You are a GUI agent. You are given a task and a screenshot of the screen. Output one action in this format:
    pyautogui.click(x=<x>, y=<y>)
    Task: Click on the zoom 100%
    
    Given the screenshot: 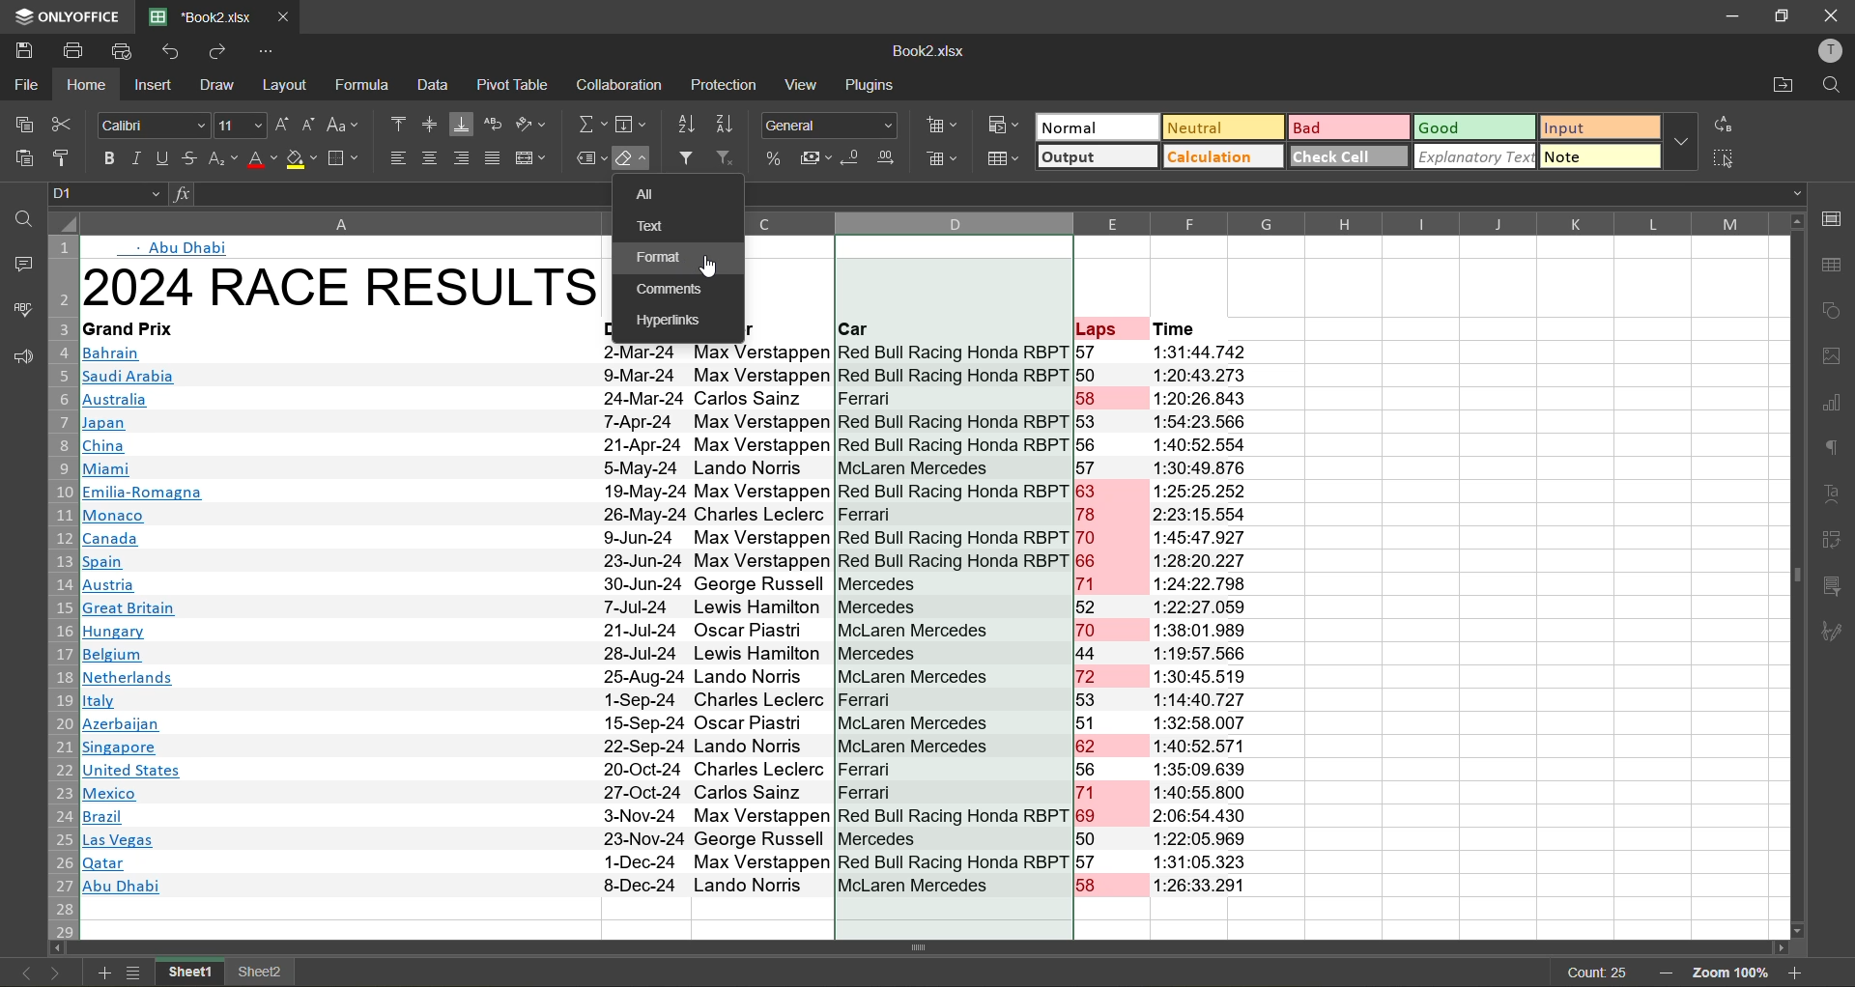 What is the action you would take?
    pyautogui.click(x=1734, y=975)
    